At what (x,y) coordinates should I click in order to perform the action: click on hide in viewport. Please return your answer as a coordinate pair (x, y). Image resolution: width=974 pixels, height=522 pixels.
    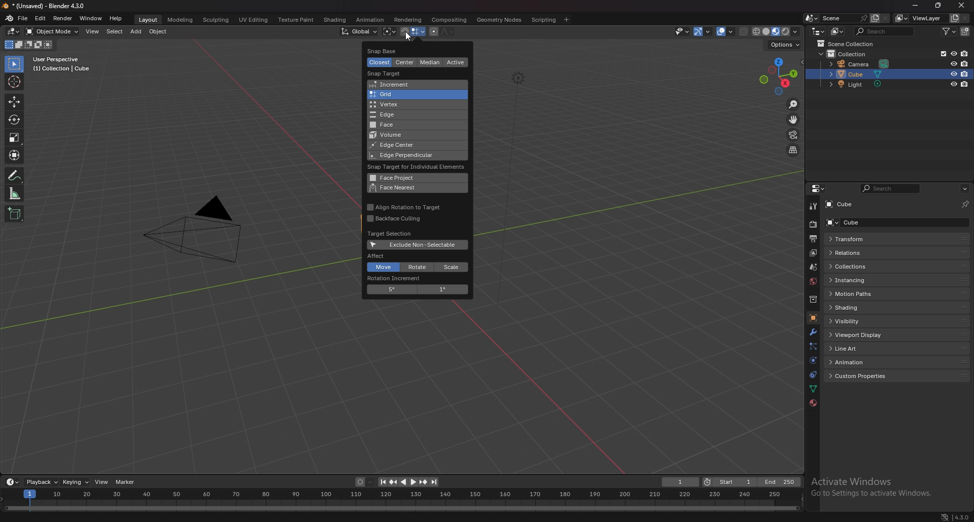
    Looking at the image, I should click on (953, 85).